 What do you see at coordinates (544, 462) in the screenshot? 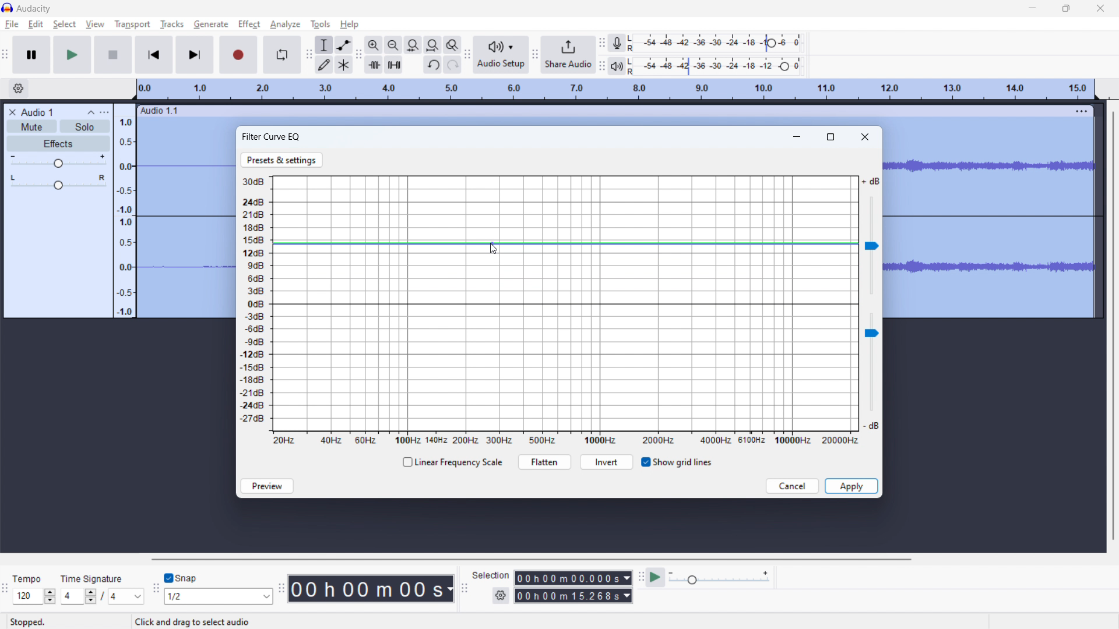
I see `flatten` at bounding box center [544, 462].